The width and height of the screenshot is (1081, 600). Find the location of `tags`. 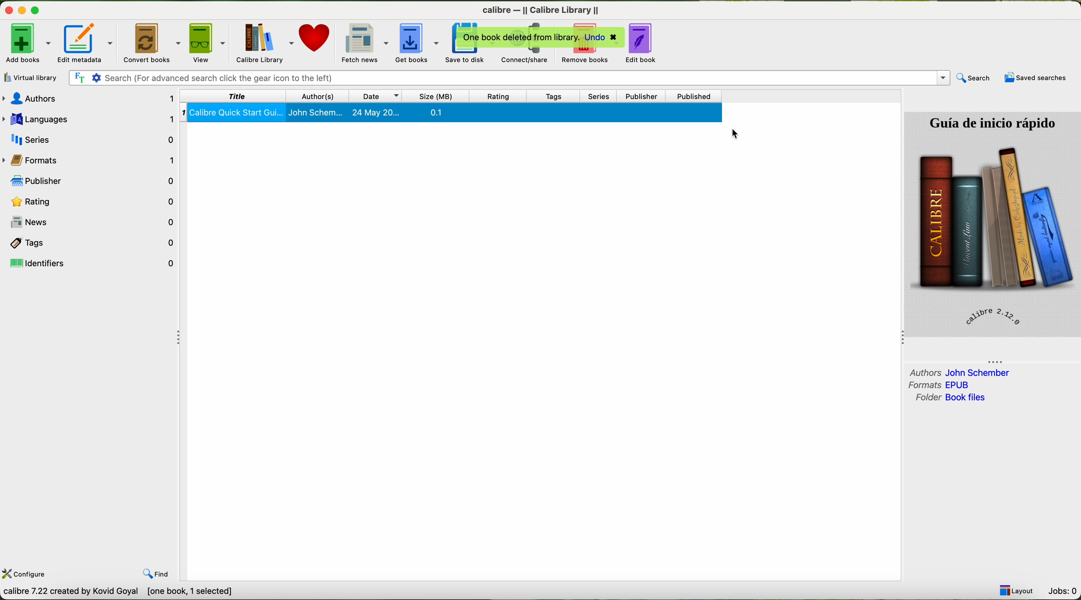

tags is located at coordinates (553, 96).